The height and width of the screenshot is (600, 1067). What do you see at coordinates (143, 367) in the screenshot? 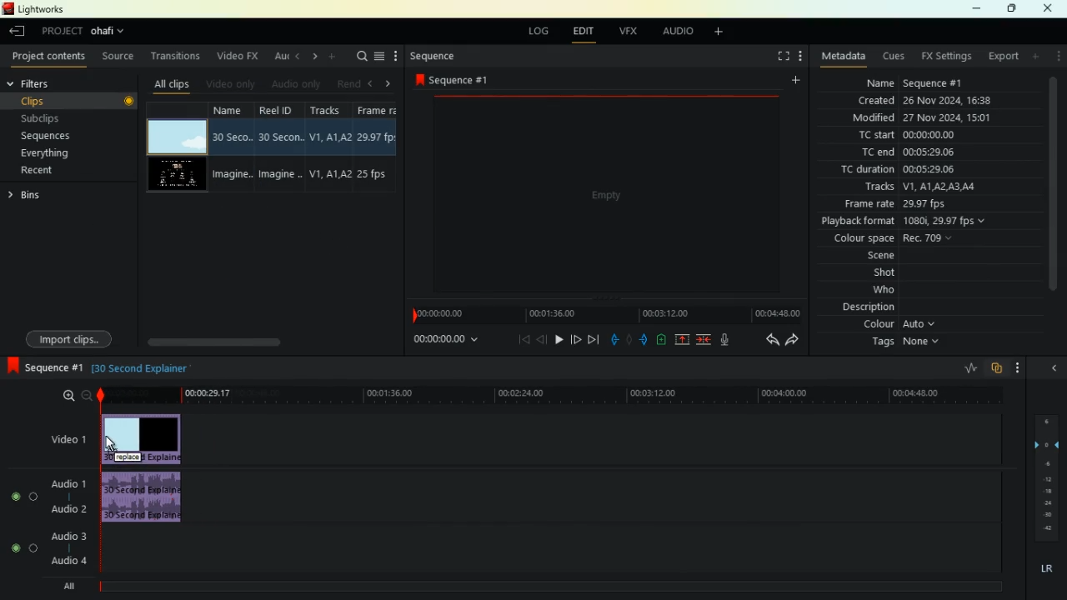
I see `30 second explainer` at bounding box center [143, 367].